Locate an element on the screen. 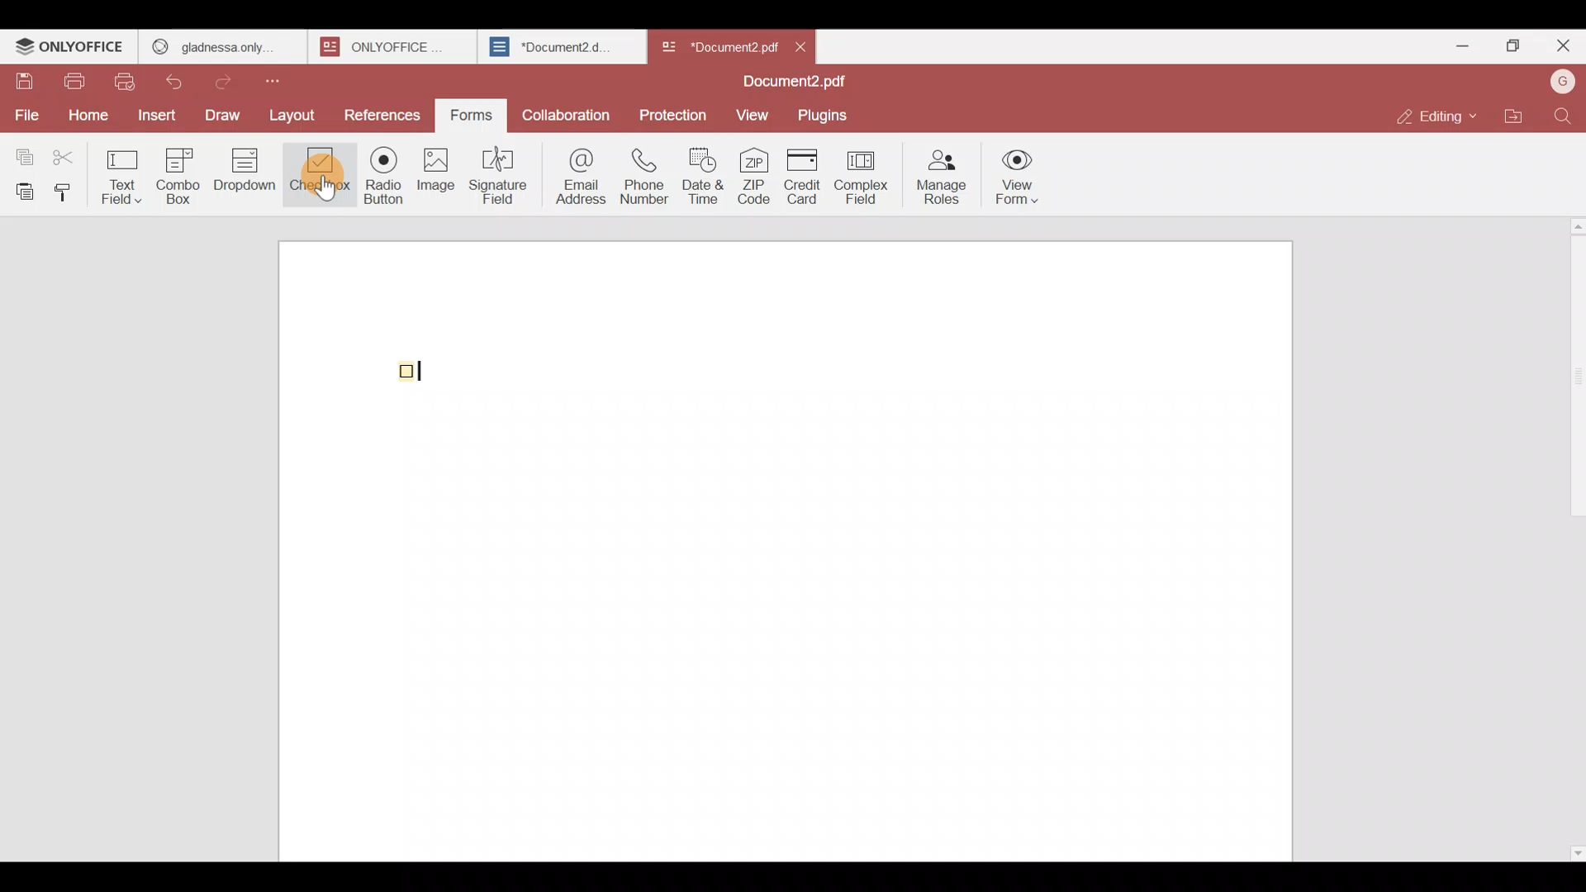 This screenshot has width=1586, height=892. Cut is located at coordinates (71, 154).